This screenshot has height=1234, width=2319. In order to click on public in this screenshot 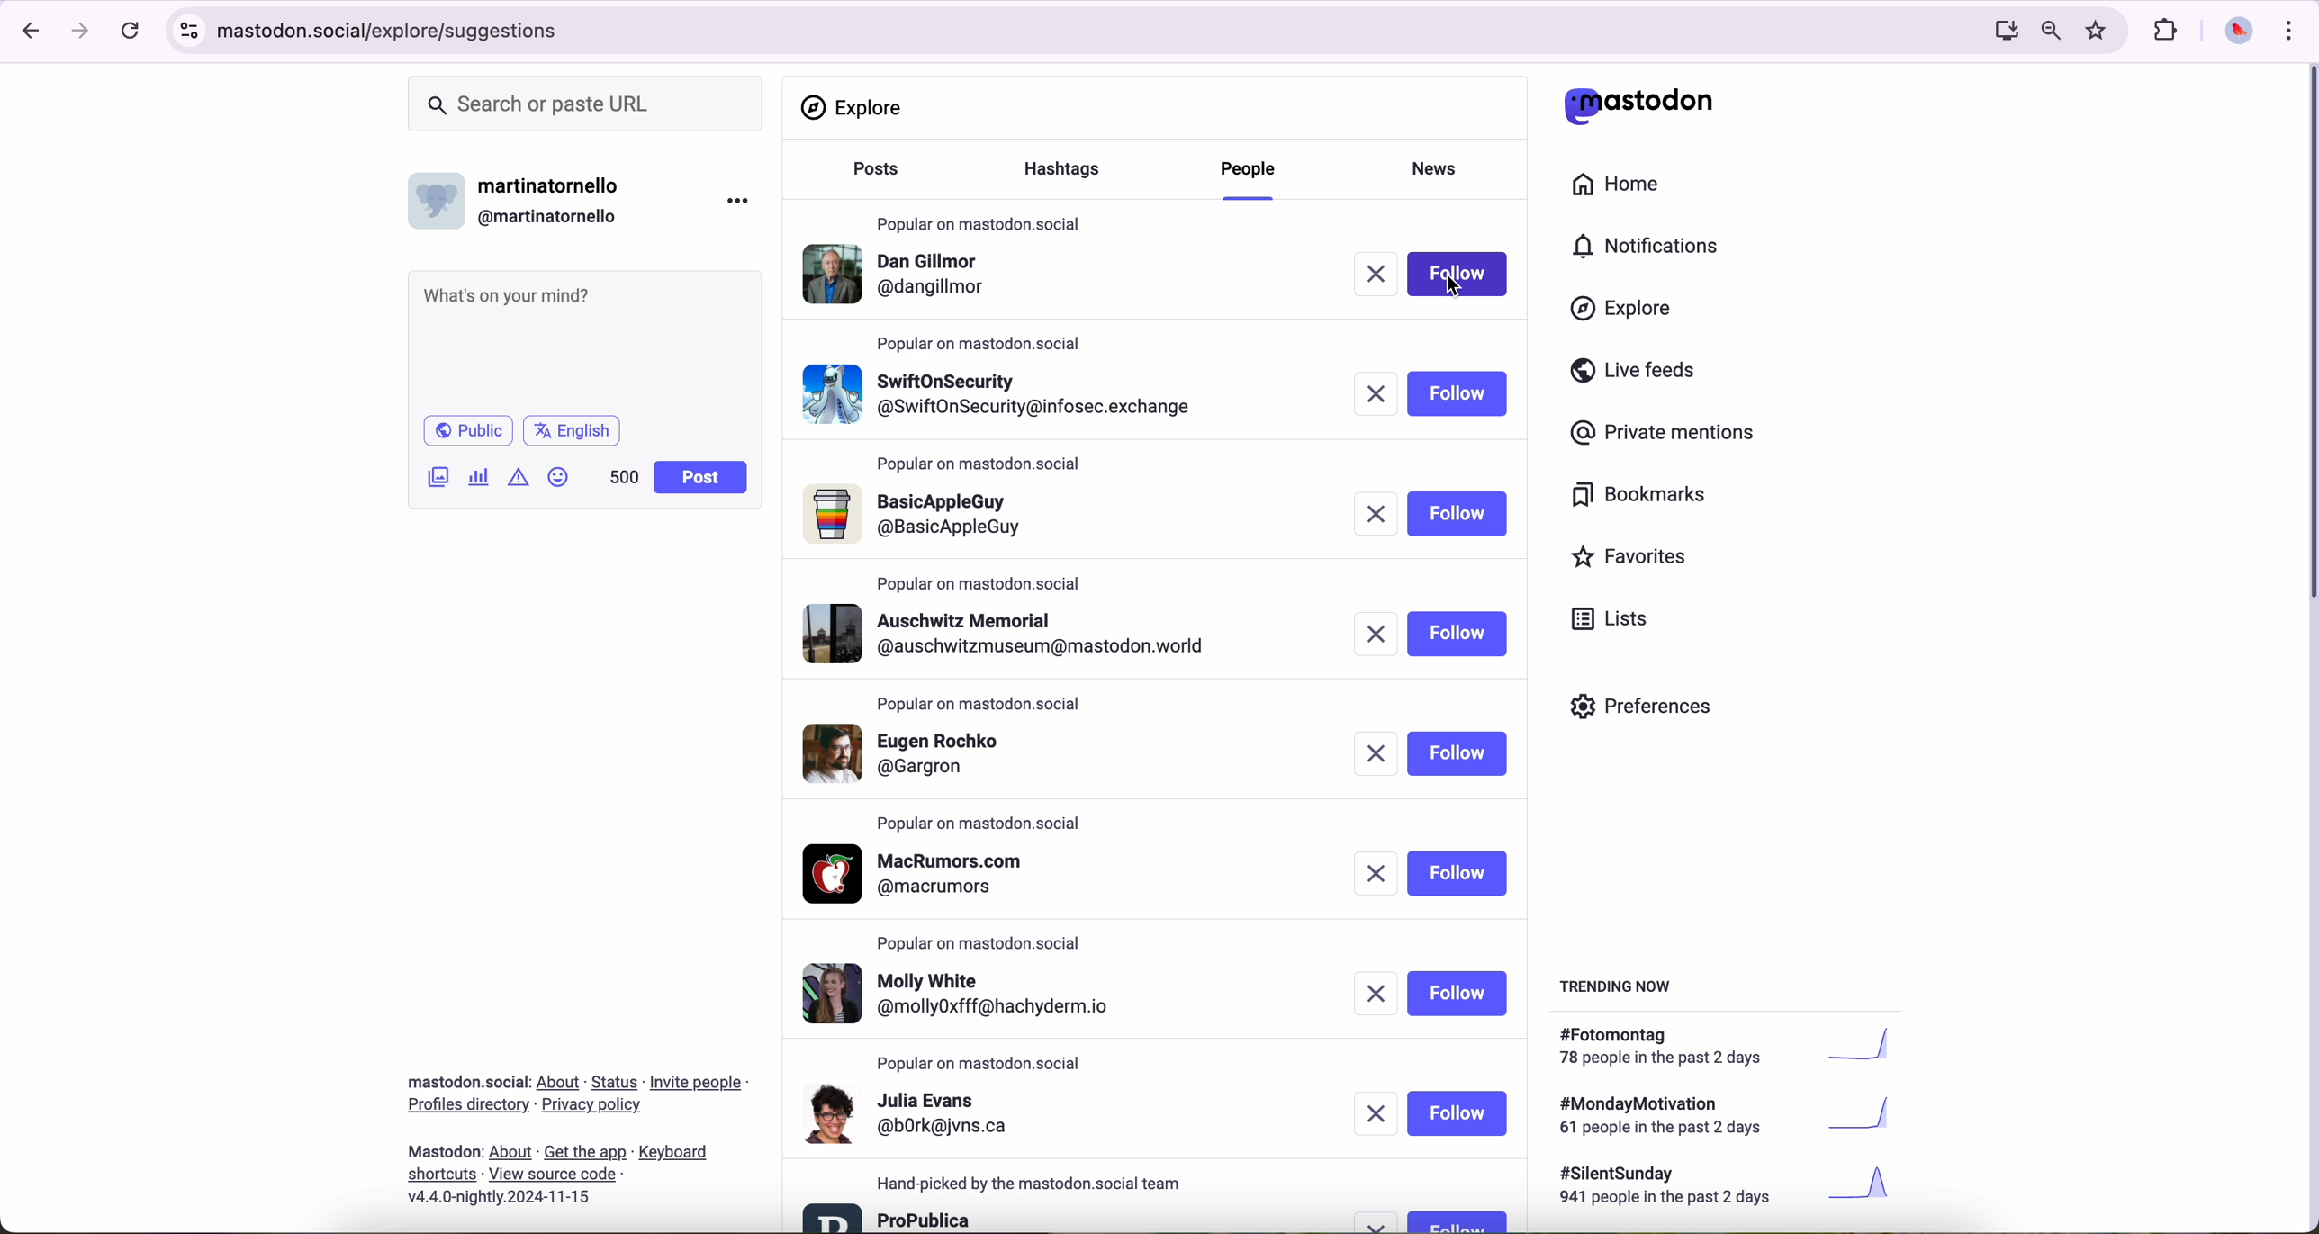, I will do `click(466, 430)`.